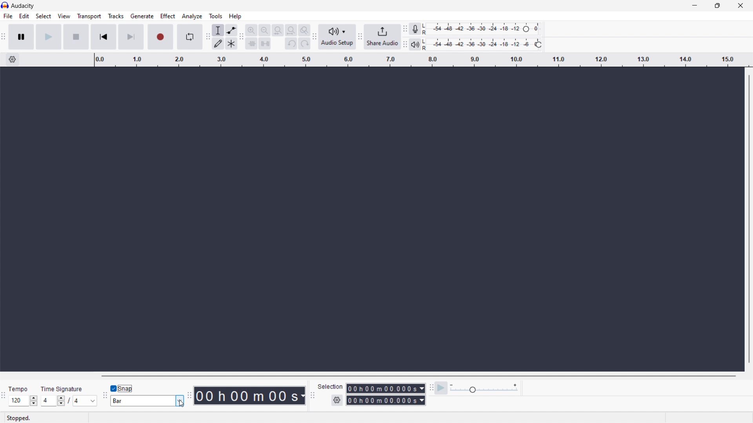 This screenshot has height=423, width=753. What do you see at coordinates (25, 16) in the screenshot?
I see `edit` at bounding box center [25, 16].